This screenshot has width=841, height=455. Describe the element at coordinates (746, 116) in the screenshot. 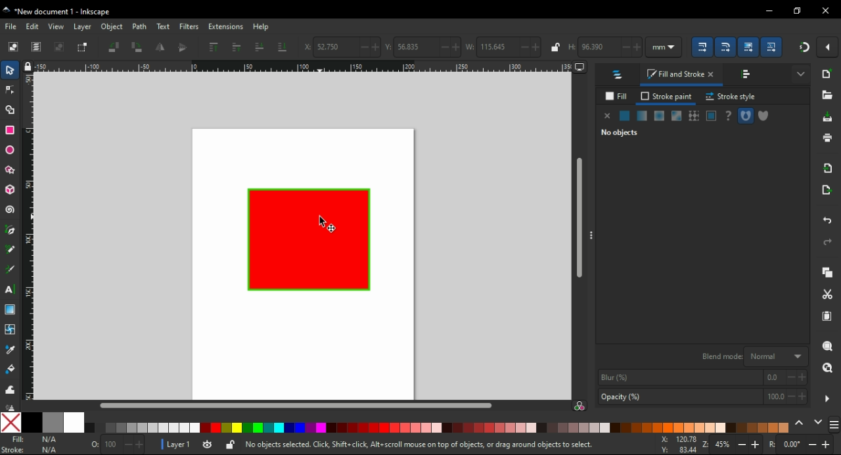

I see `fill rule` at that location.